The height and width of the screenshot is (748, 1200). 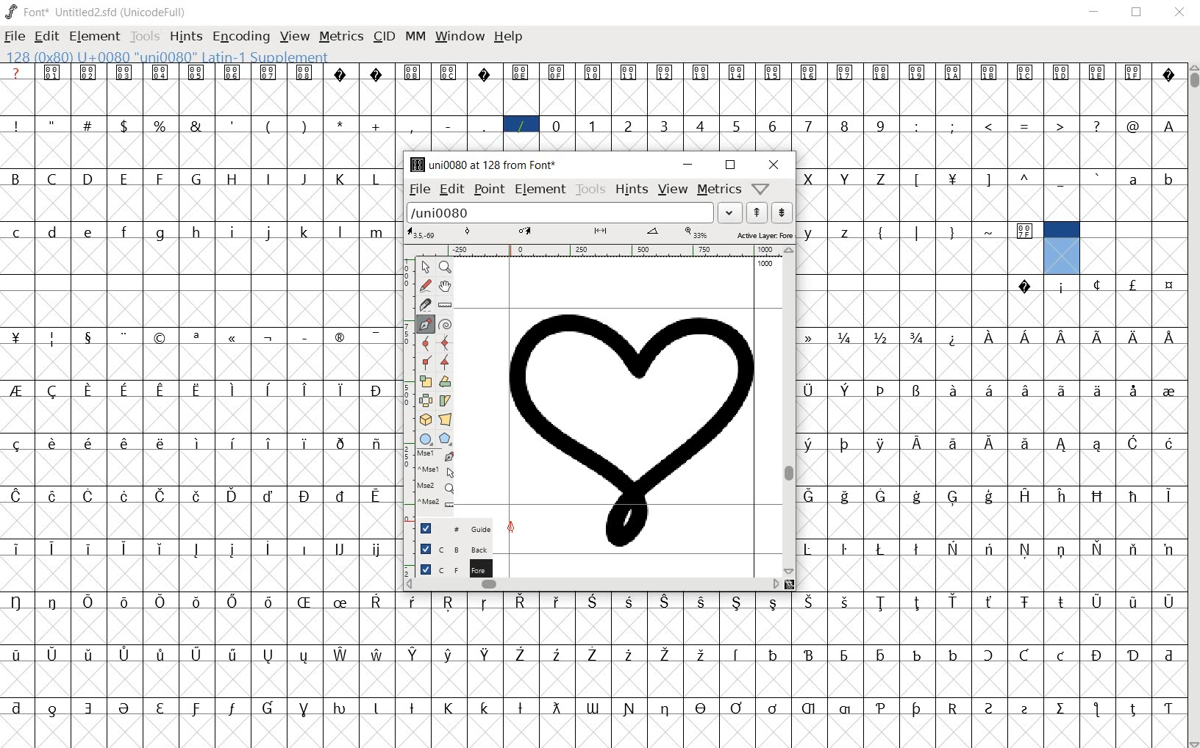 What do you see at coordinates (232, 655) in the screenshot?
I see `glyph` at bounding box center [232, 655].